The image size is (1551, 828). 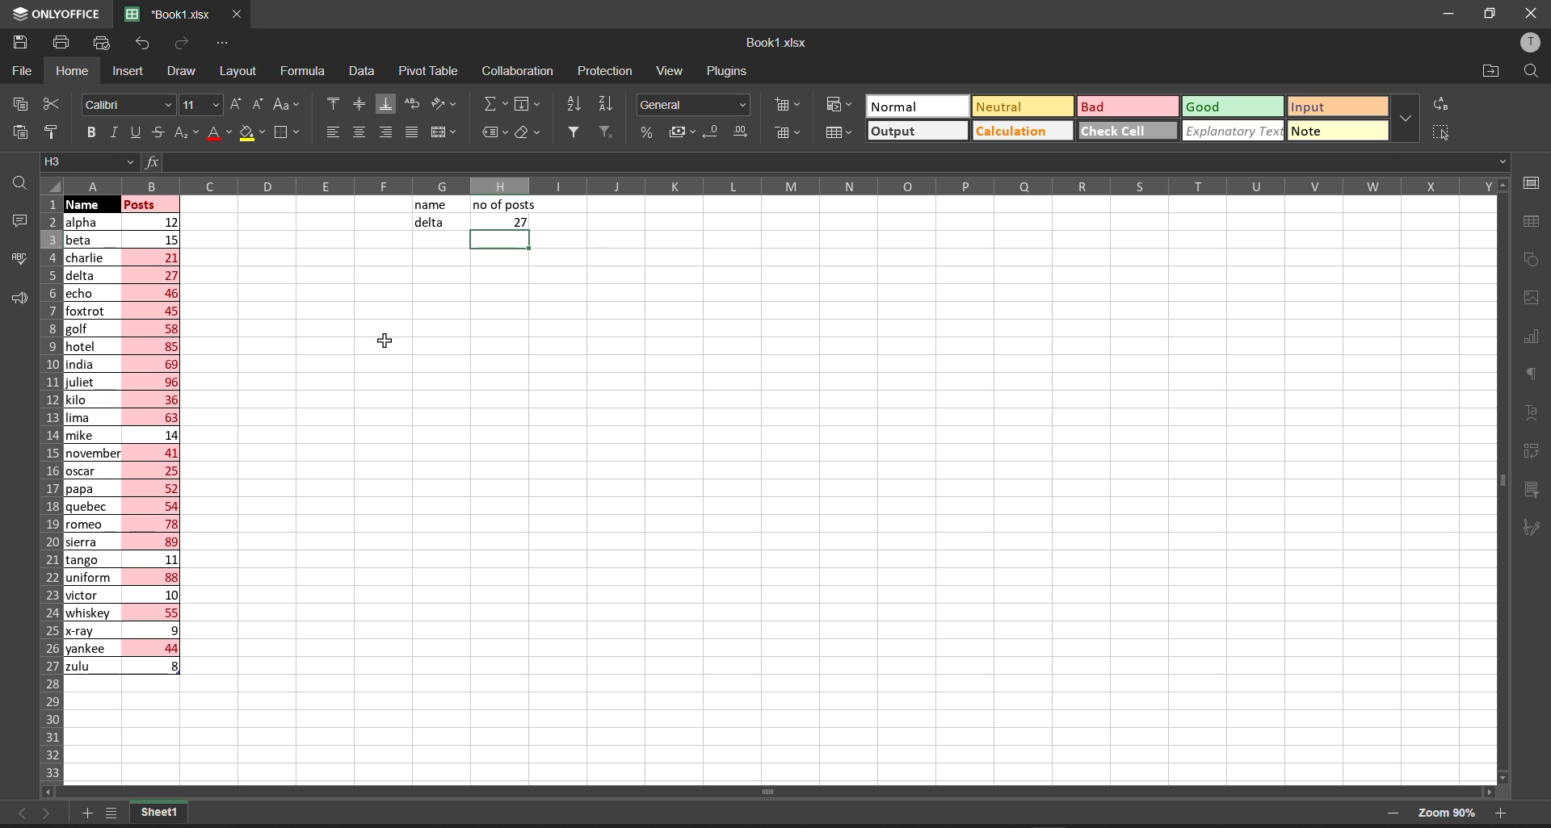 What do you see at coordinates (358, 105) in the screenshot?
I see `align center` at bounding box center [358, 105].